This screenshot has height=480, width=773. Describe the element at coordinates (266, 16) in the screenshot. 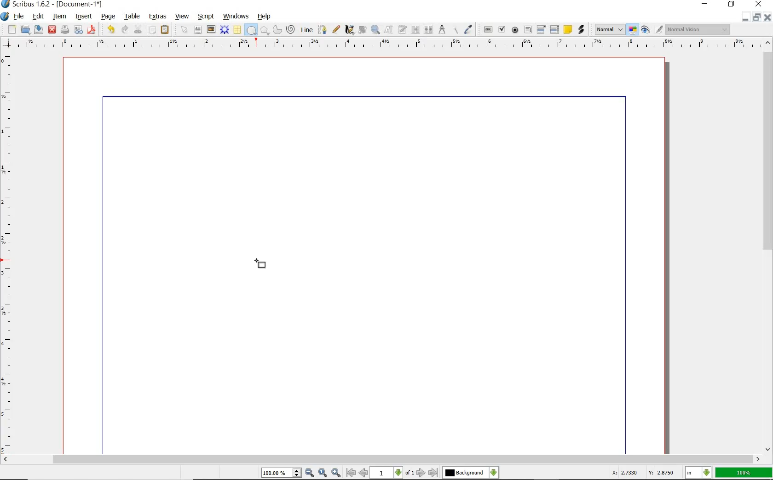

I see `HELP` at that location.